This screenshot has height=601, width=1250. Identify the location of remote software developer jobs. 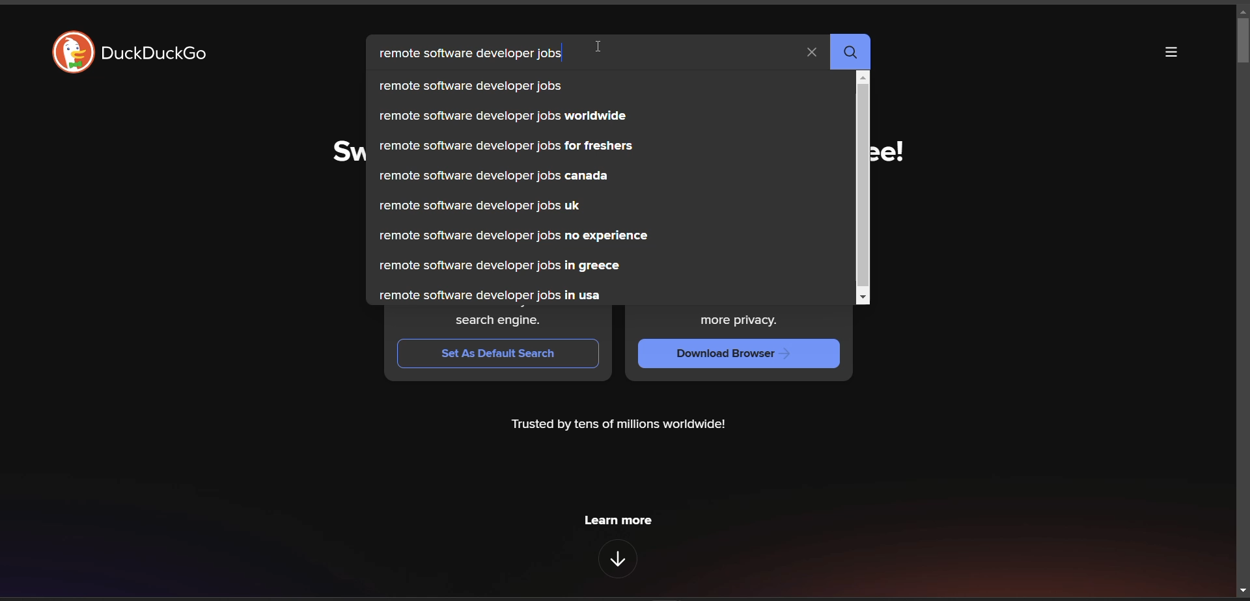
(471, 57).